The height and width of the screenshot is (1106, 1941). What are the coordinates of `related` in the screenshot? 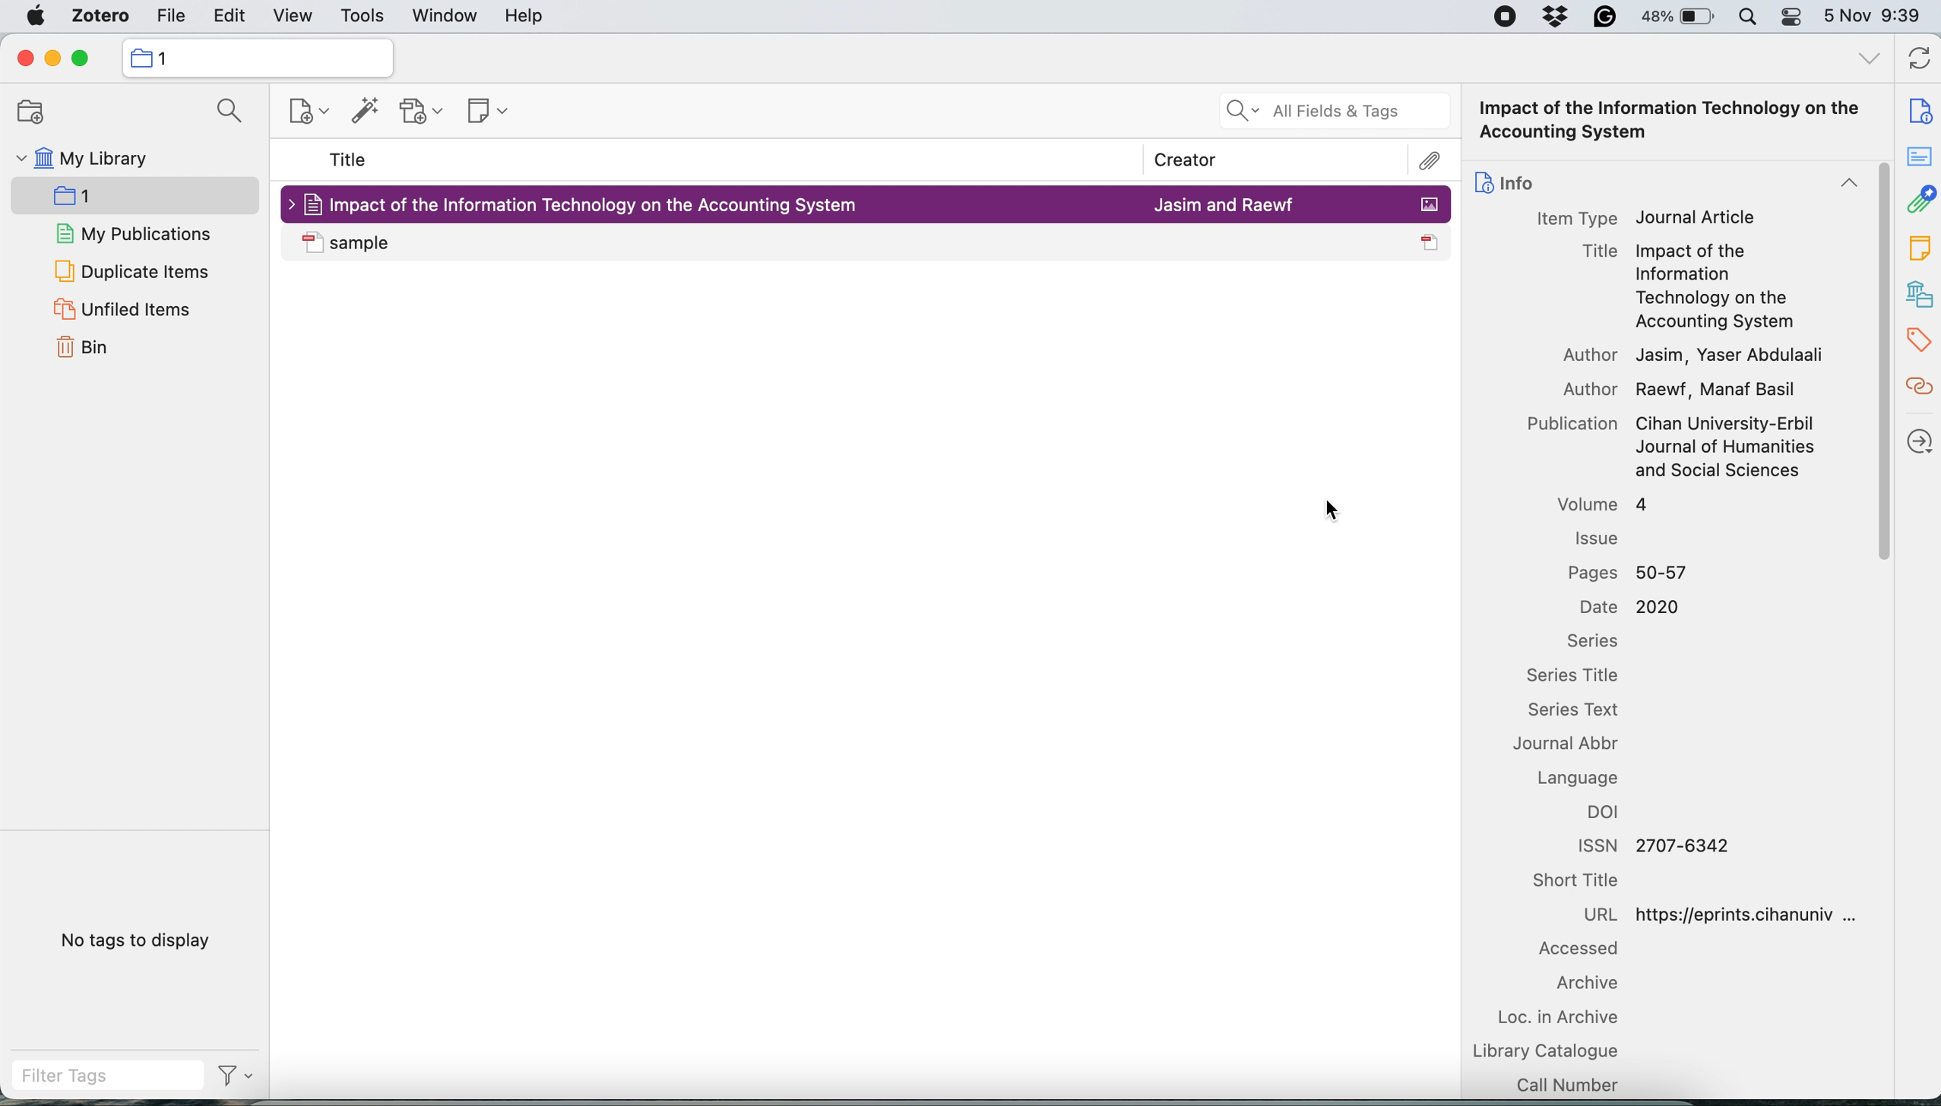 It's located at (1918, 386).